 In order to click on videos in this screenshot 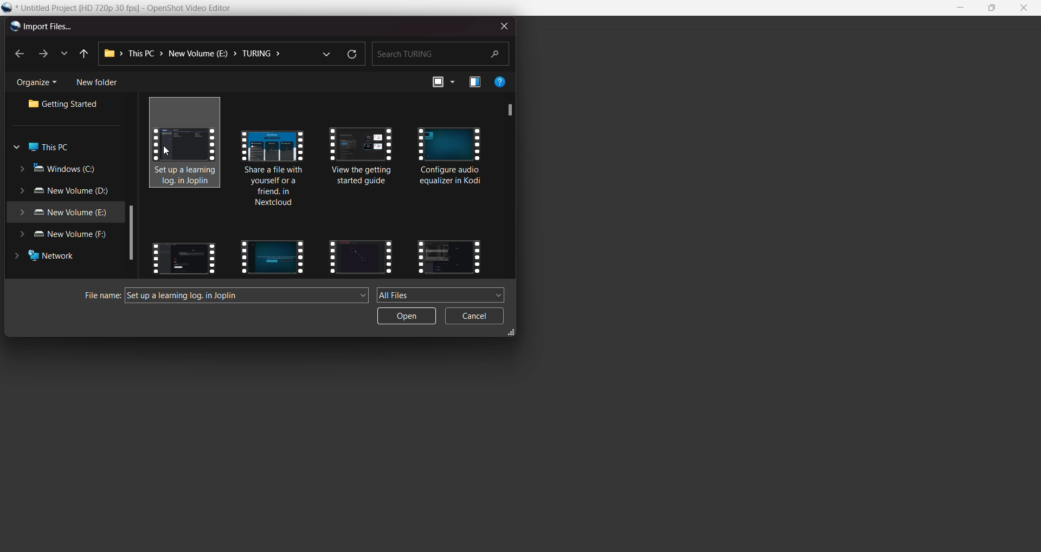, I will do `click(275, 166)`.